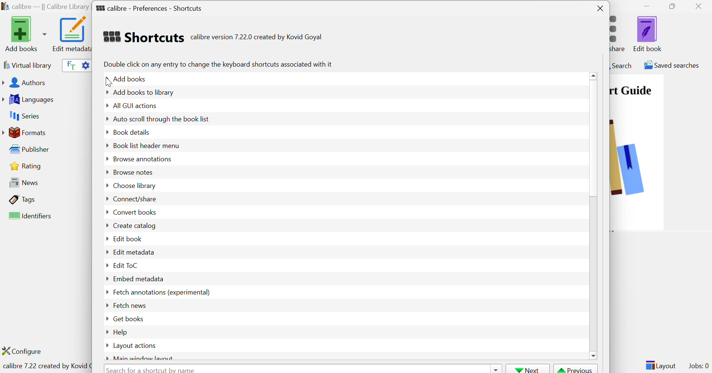 This screenshot has height=373, width=712. What do you see at coordinates (27, 65) in the screenshot?
I see `Virtual library` at bounding box center [27, 65].